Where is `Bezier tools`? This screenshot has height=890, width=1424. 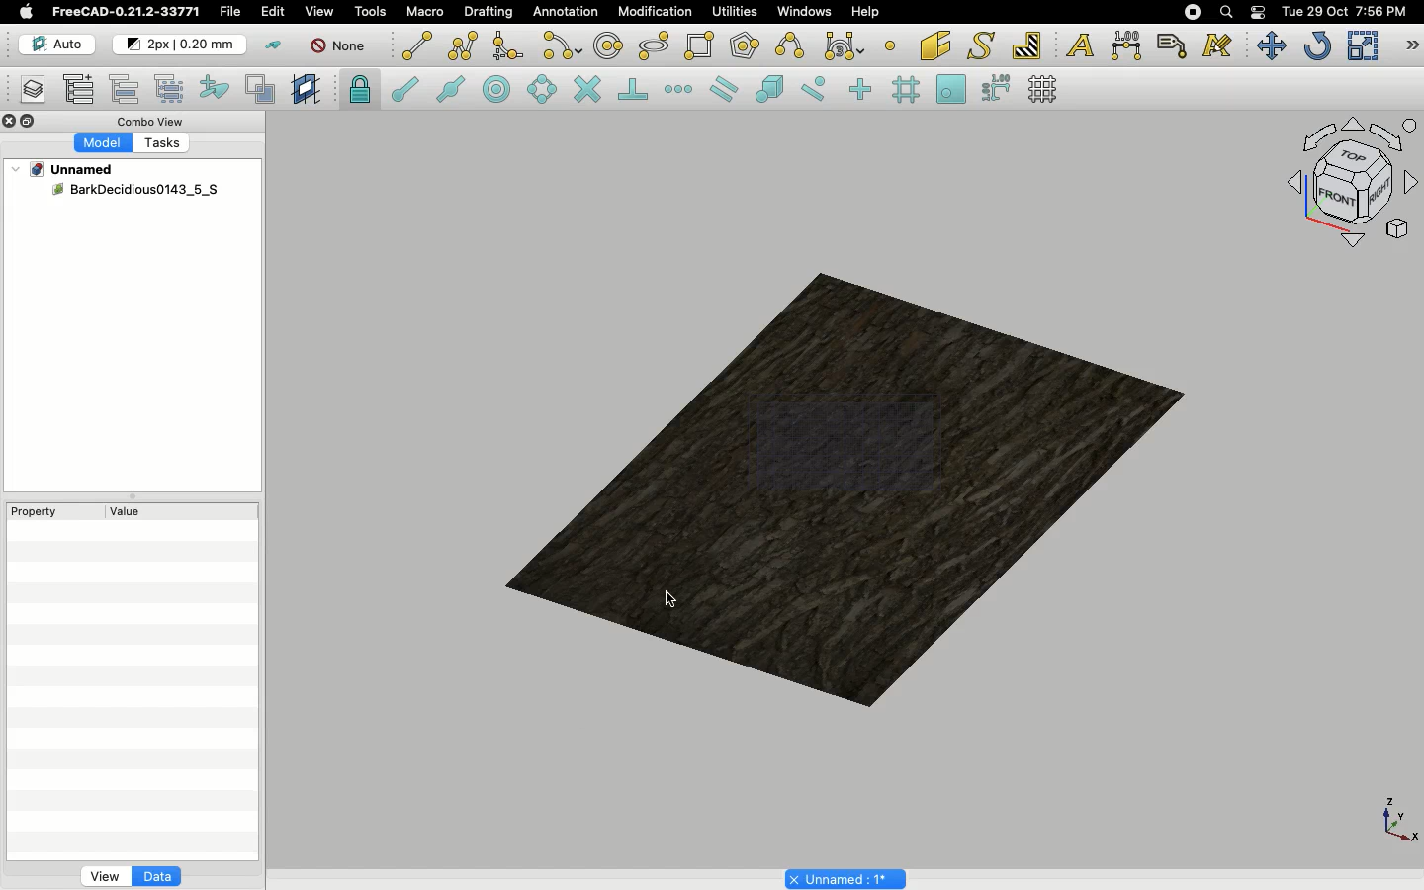
Bezier tools is located at coordinates (846, 45).